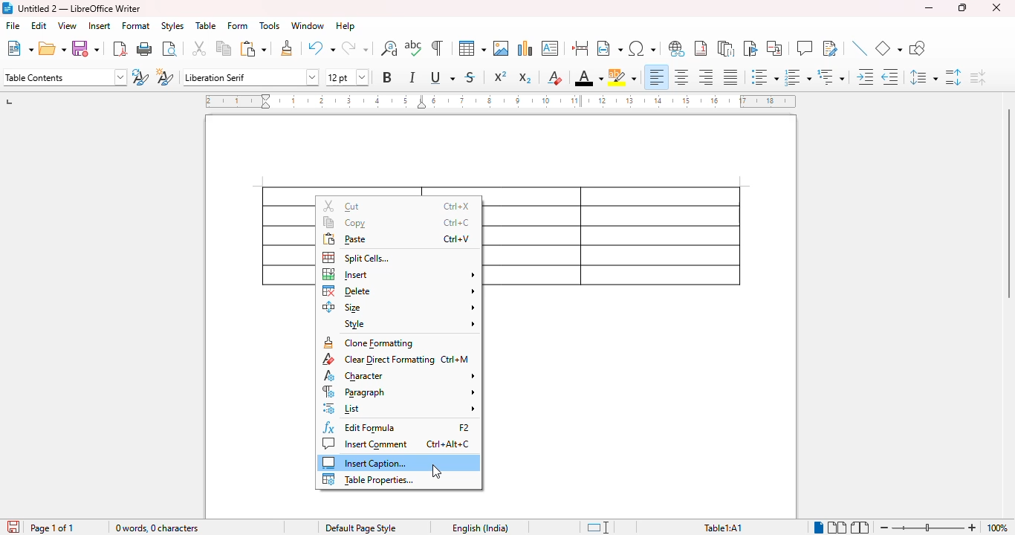  What do you see at coordinates (321, 48) in the screenshot?
I see `undo` at bounding box center [321, 48].